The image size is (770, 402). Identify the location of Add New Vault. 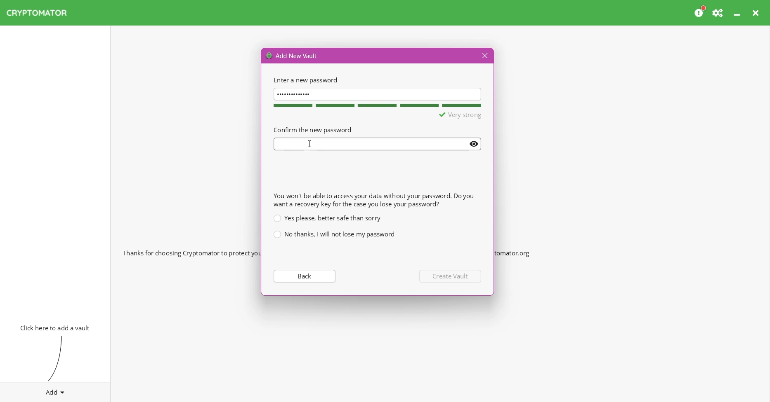
(292, 55).